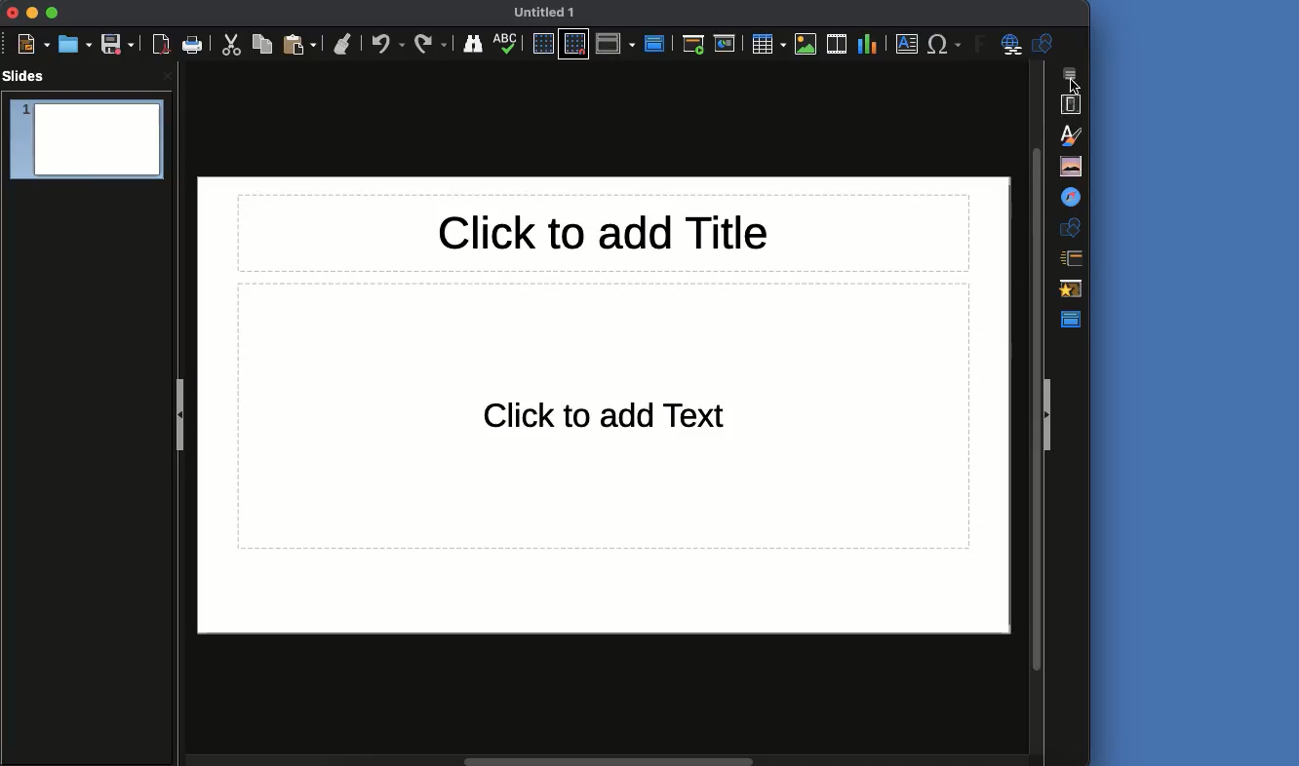 The height and width of the screenshot is (766, 1299). Describe the element at coordinates (605, 416) in the screenshot. I see `Text` at that location.